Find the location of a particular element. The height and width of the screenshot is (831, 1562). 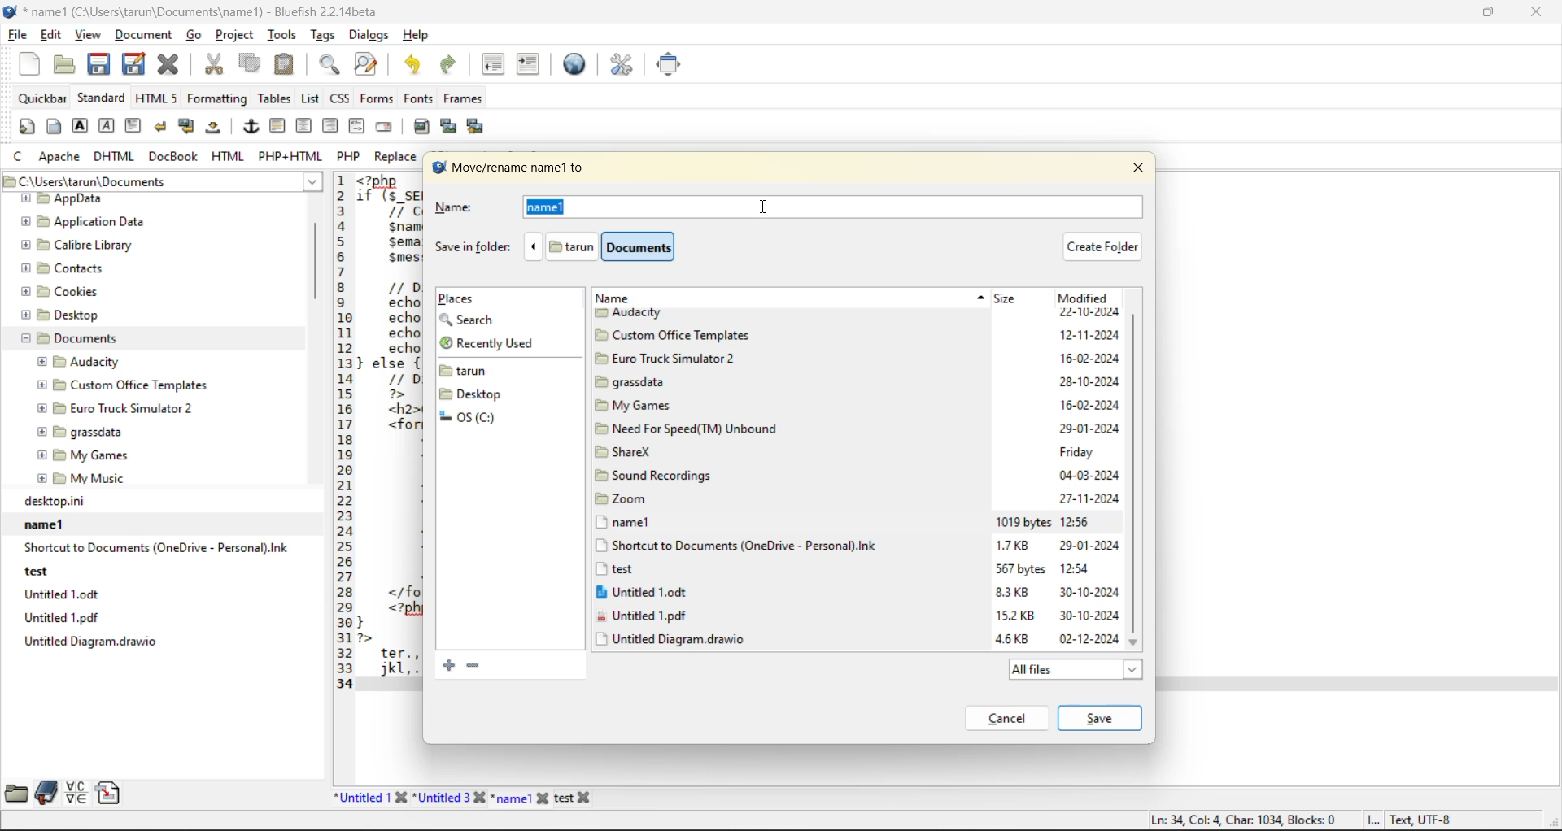

emphasis is located at coordinates (108, 125).